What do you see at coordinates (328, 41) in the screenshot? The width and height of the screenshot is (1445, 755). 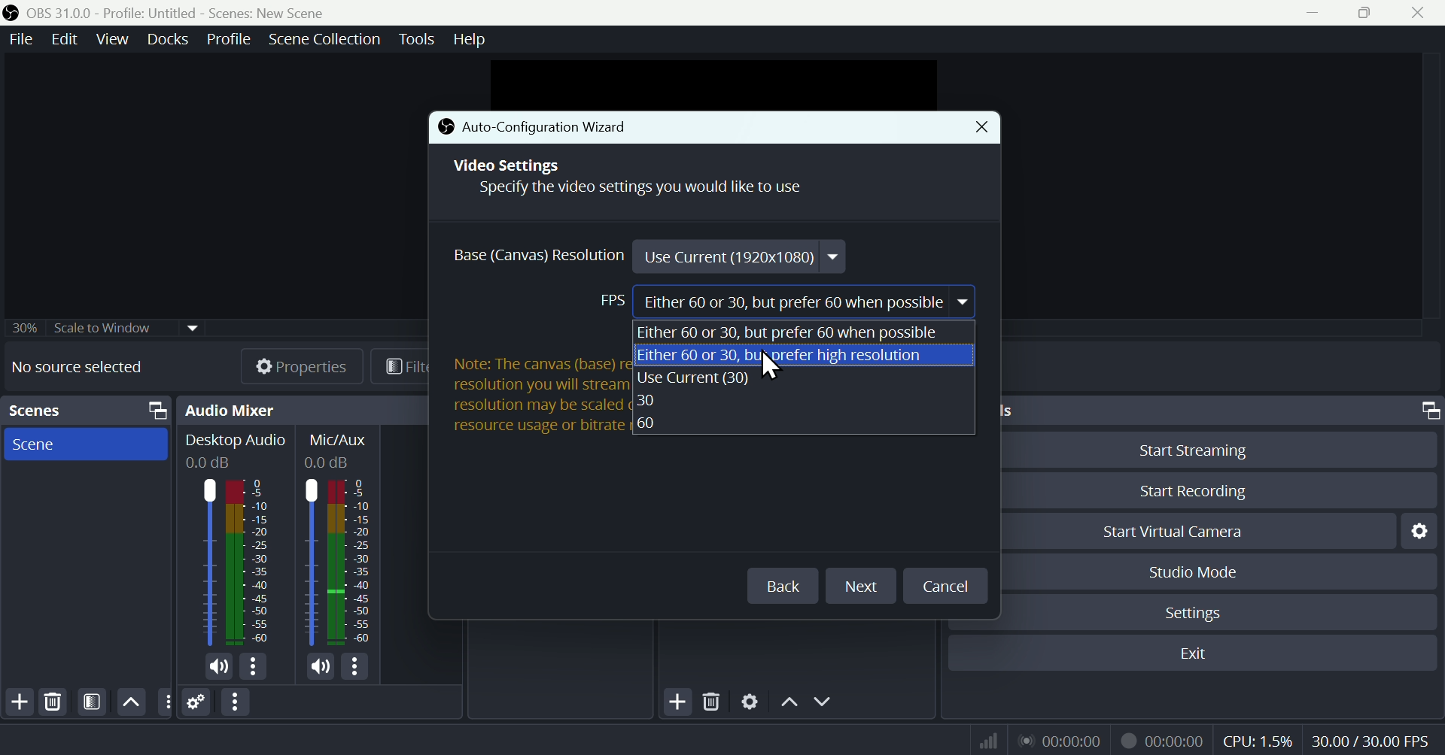 I see `Scene collection` at bounding box center [328, 41].